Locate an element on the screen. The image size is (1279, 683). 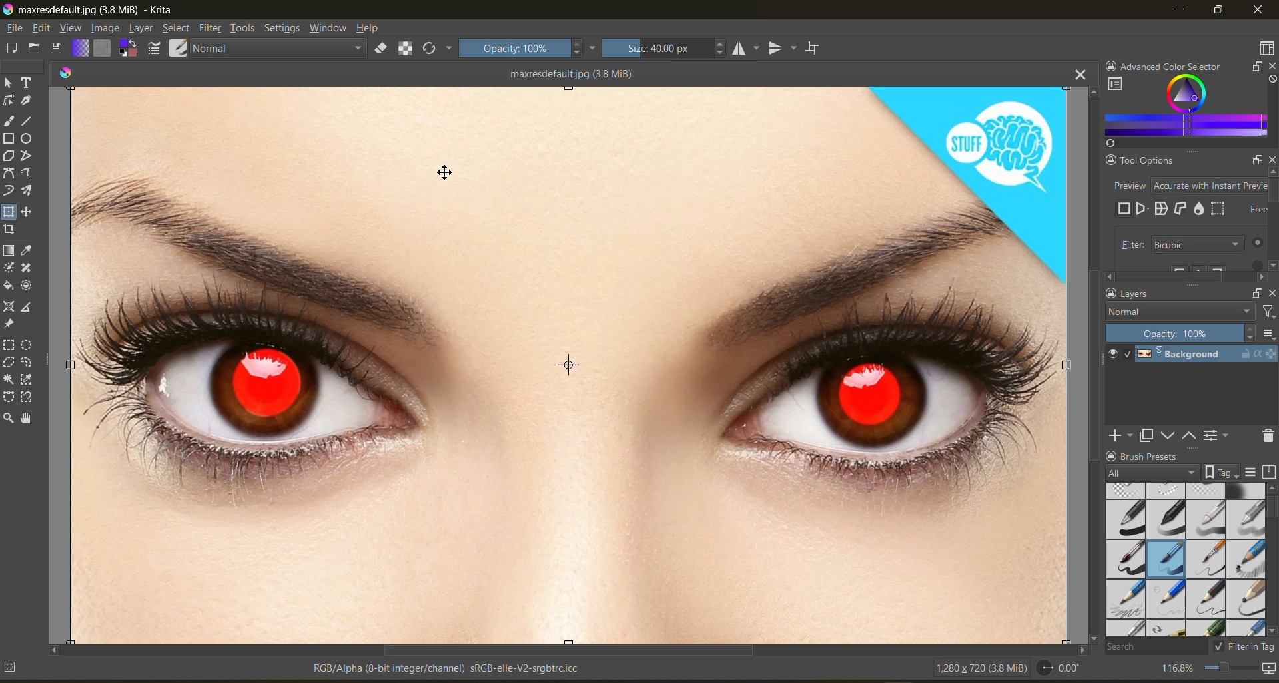
mesh is located at coordinates (1220, 208).